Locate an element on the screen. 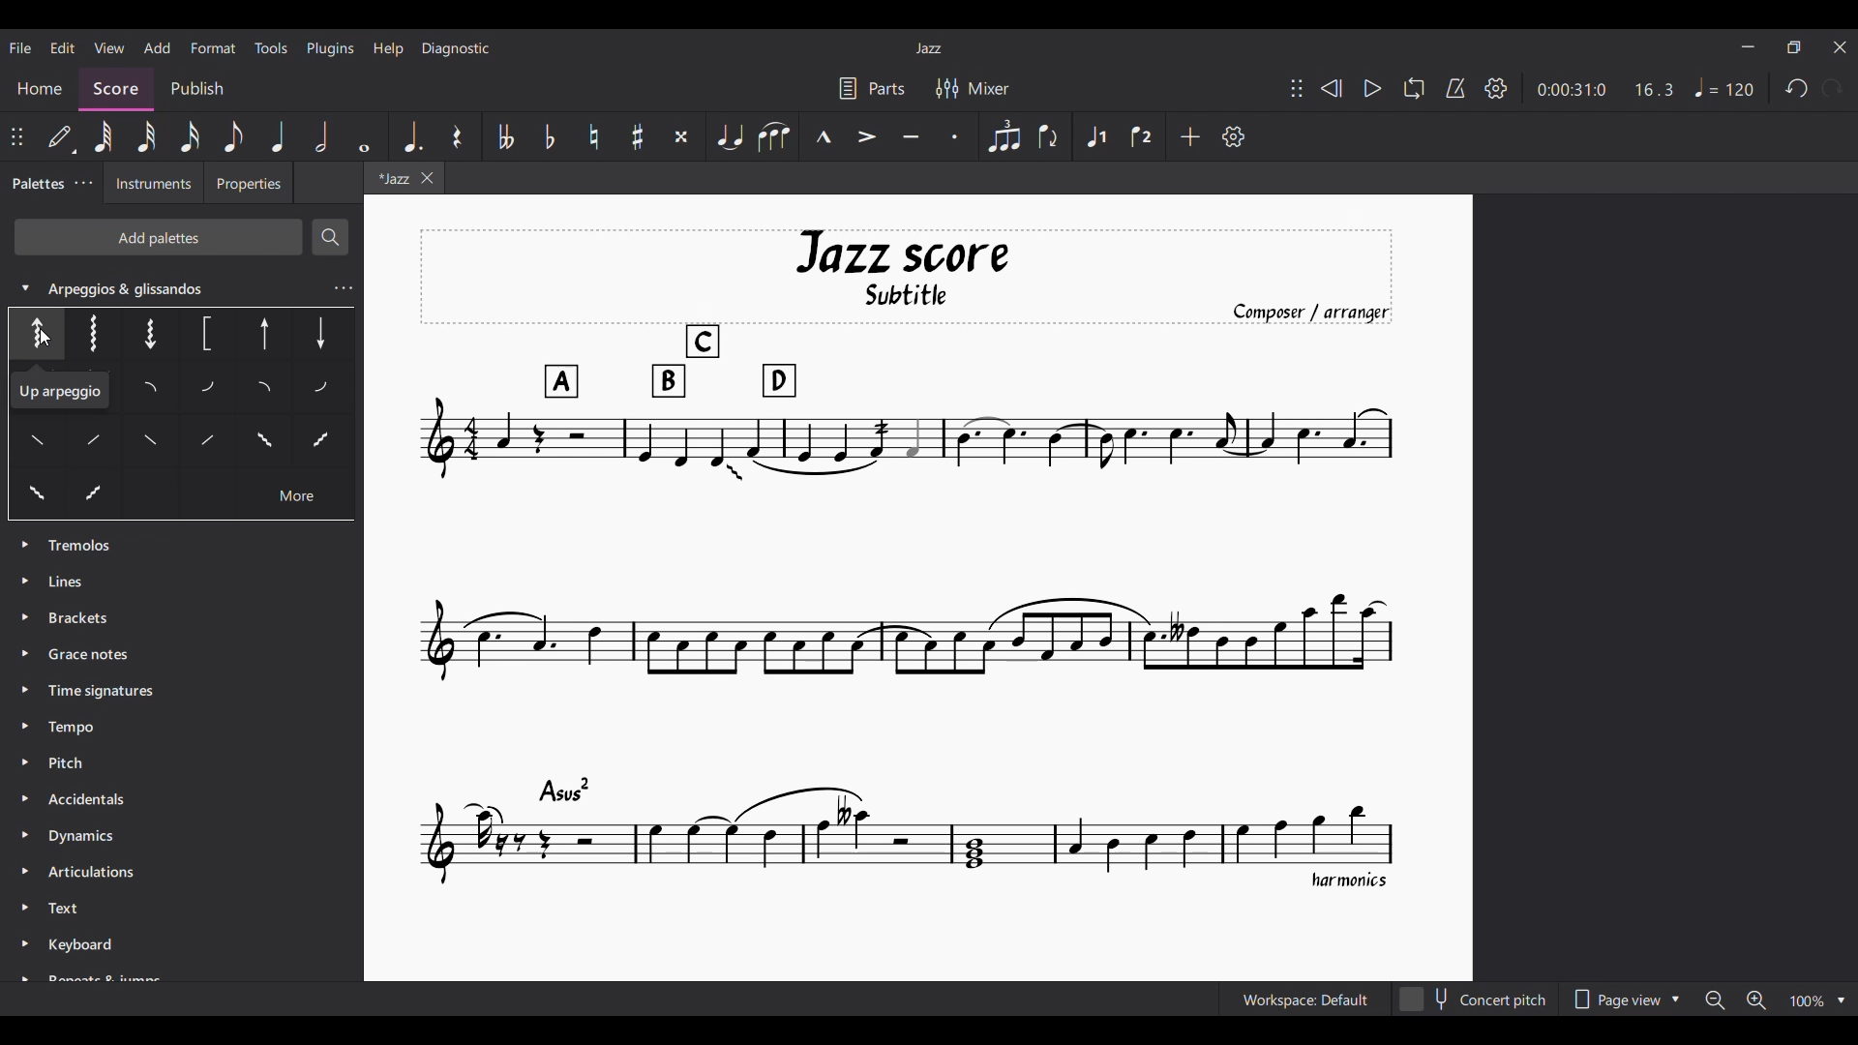 This screenshot has height=1045, width=1858.  is located at coordinates (151, 390).